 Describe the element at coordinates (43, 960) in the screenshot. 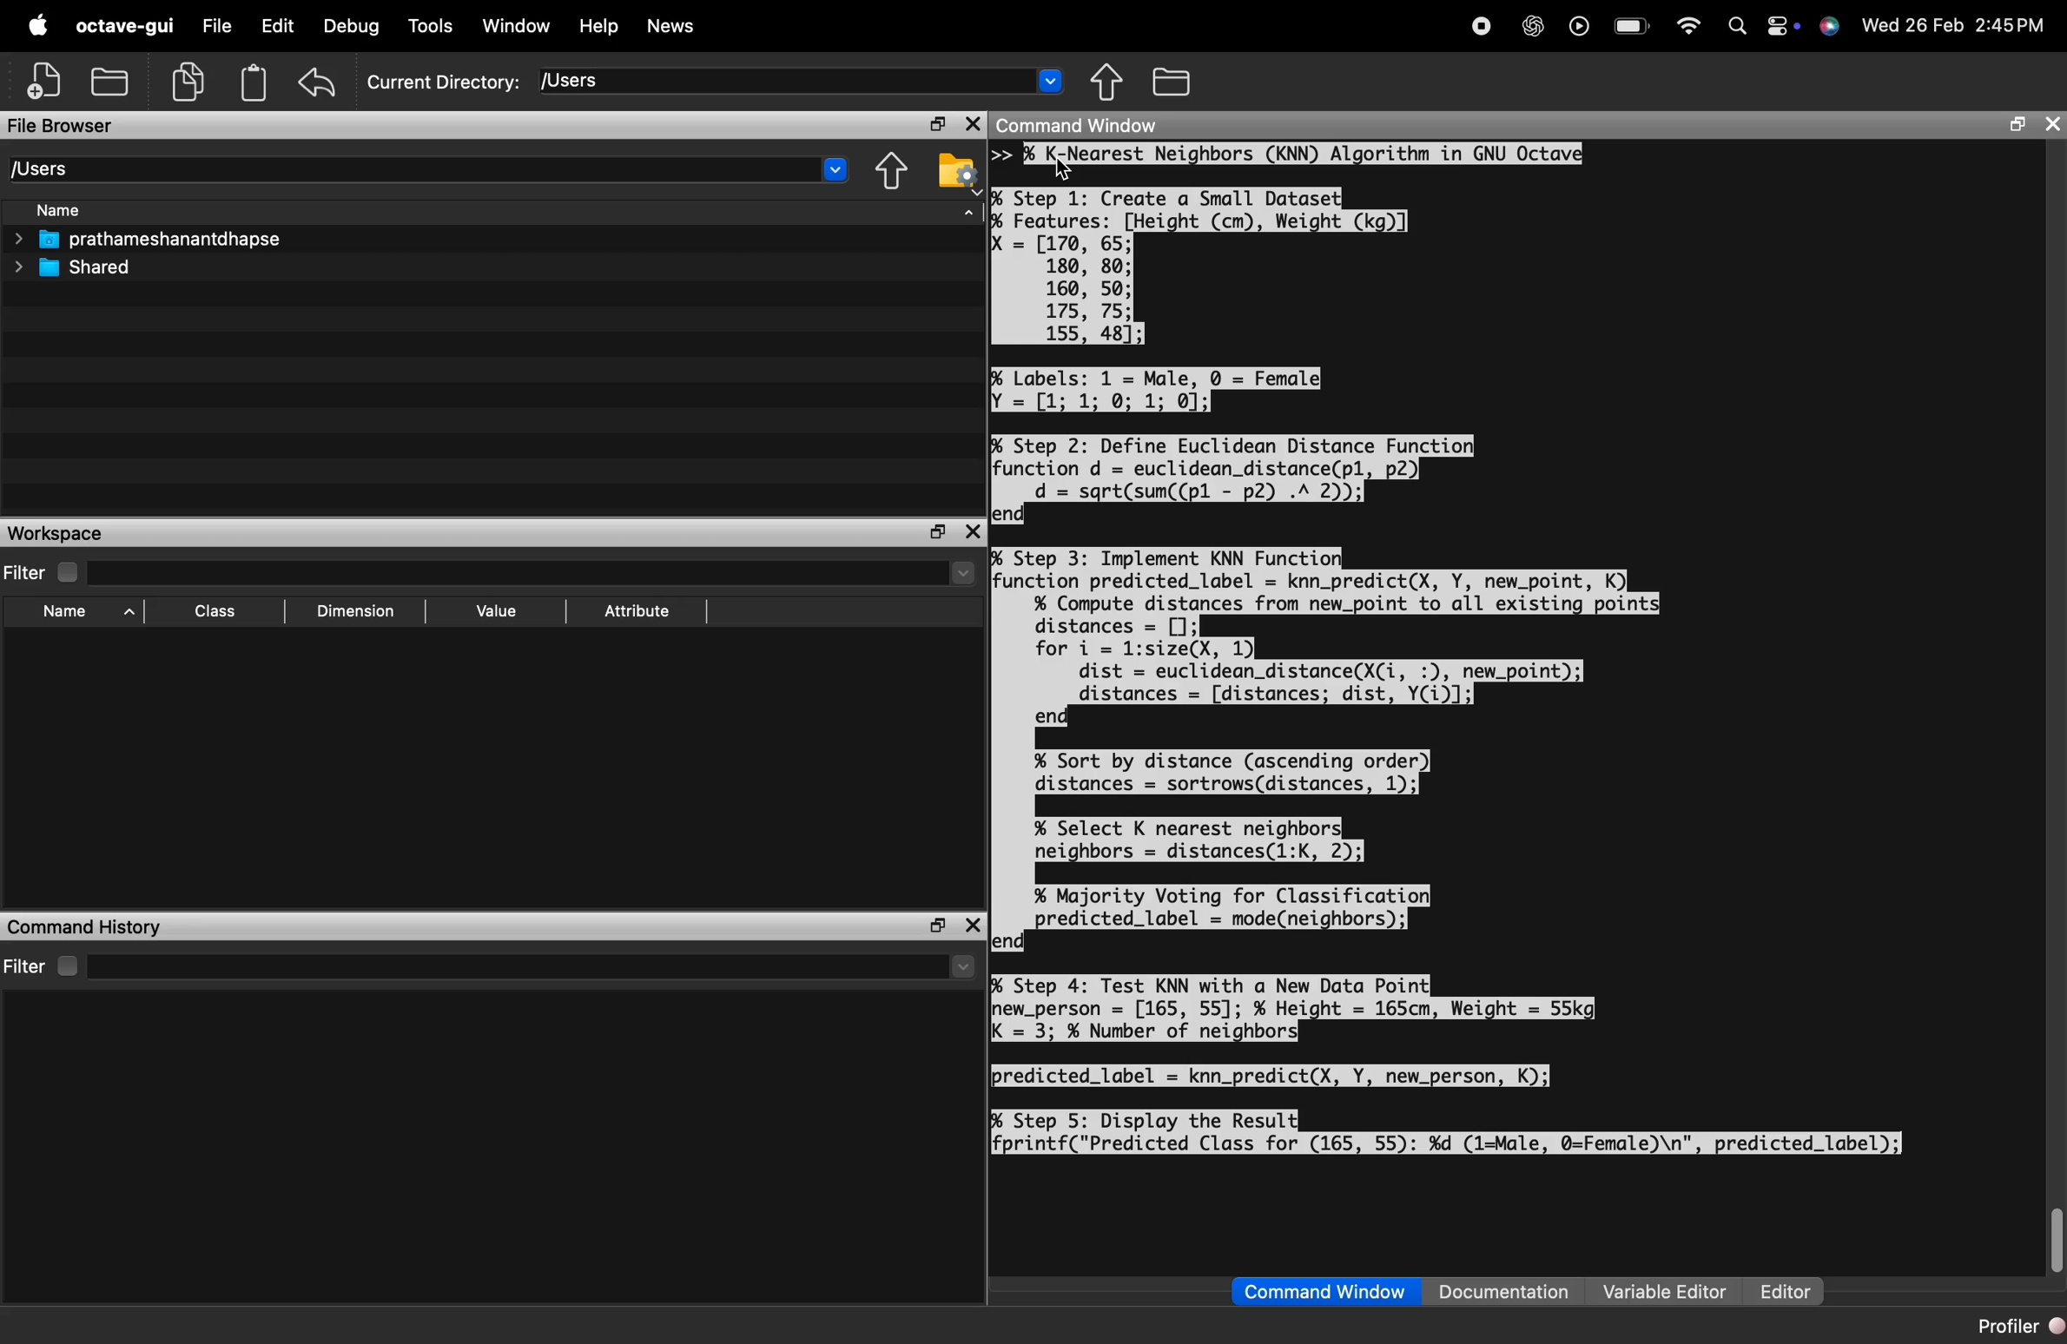

I see `Filter` at that location.